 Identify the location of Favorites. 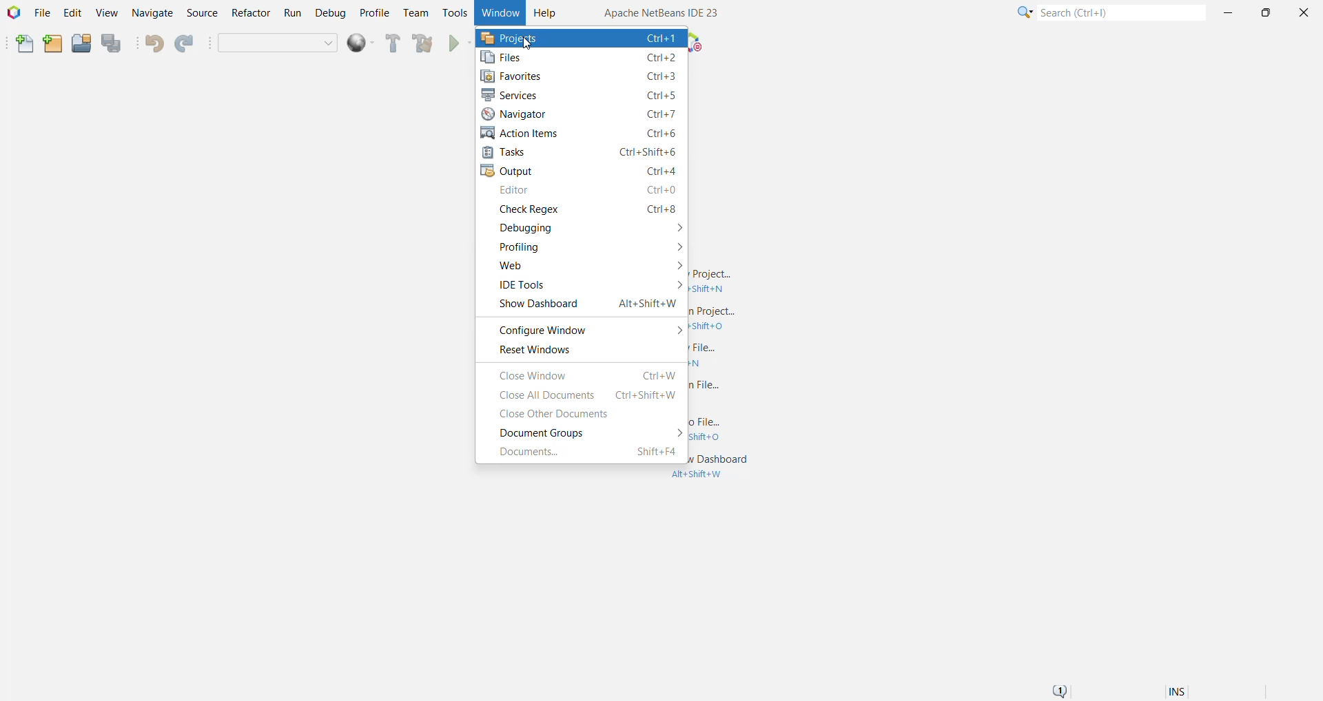
(584, 76).